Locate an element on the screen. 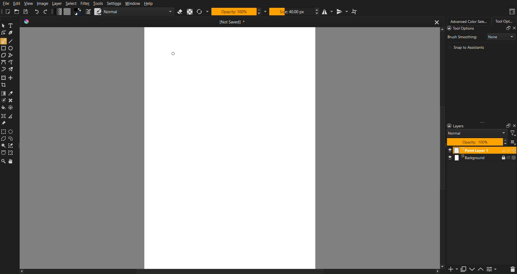 The height and width of the screenshot is (274, 517). Blend Mode is located at coordinates (477, 133).